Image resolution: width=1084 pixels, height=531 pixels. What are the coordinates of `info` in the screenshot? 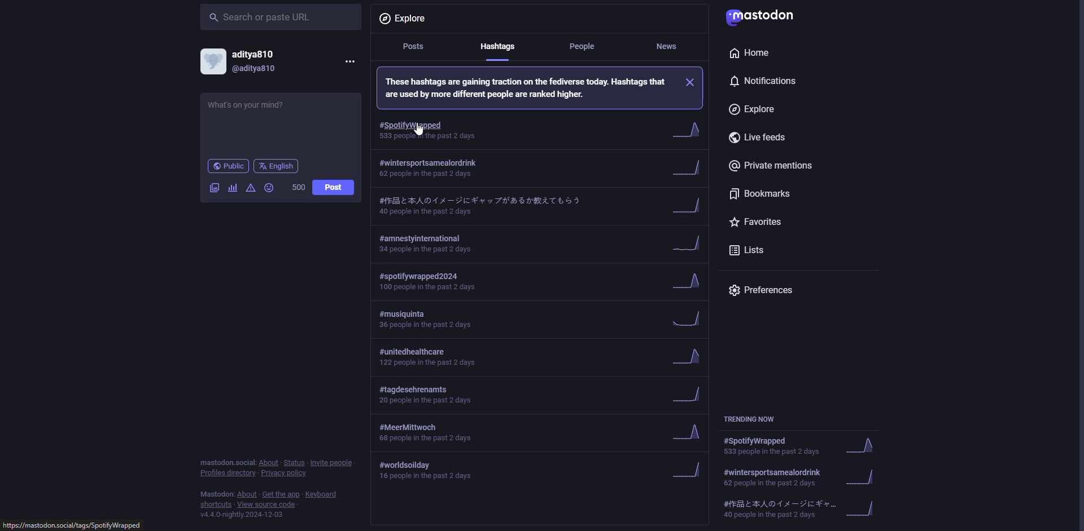 It's located at (526, 88).